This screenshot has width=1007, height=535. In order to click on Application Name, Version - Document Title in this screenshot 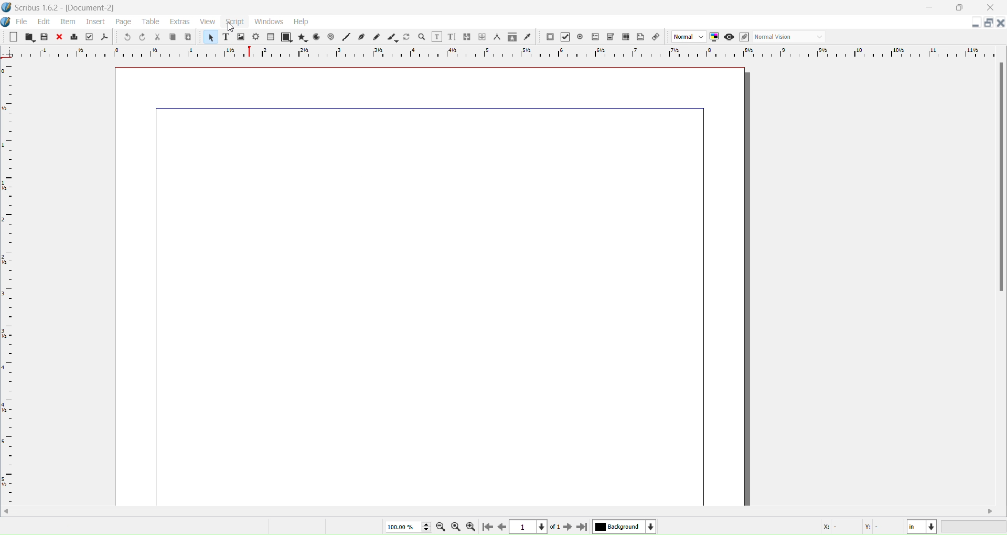, I will do `click(70, 7)`.